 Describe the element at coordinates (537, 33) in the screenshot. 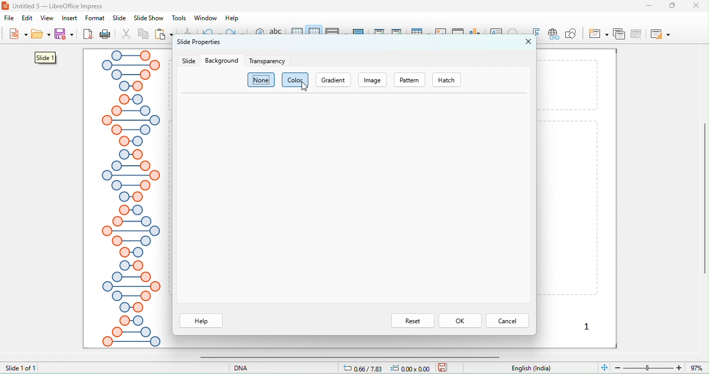

I see `fontwork text` at that location.